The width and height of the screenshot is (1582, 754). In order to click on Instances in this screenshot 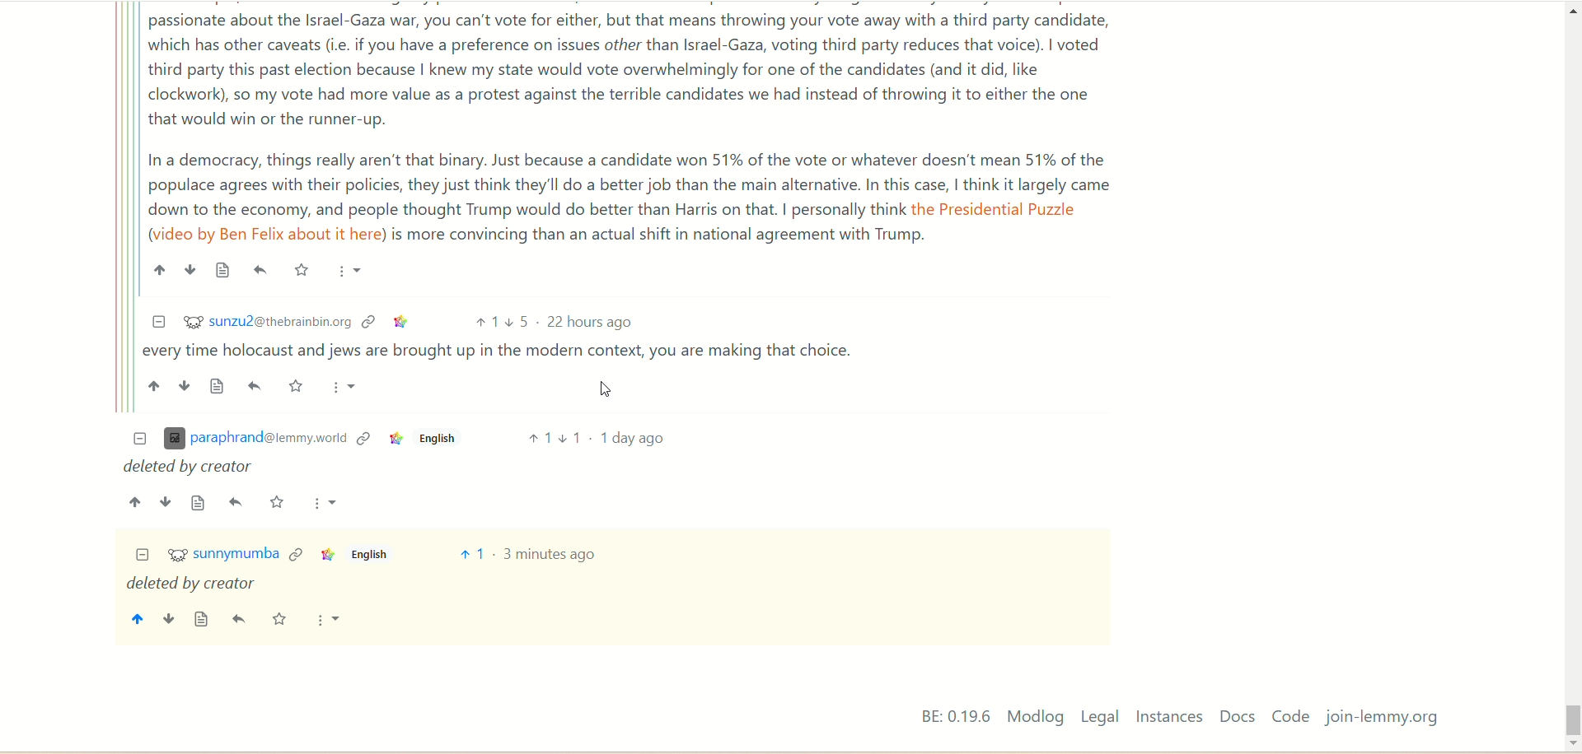, I will do `click(1169, 717)`.